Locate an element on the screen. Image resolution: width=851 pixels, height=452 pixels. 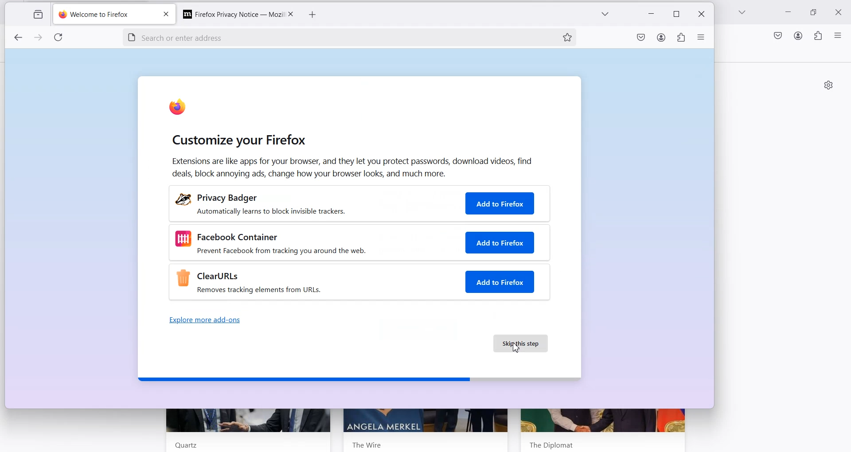
minimize is located at coordinates (652, 15).